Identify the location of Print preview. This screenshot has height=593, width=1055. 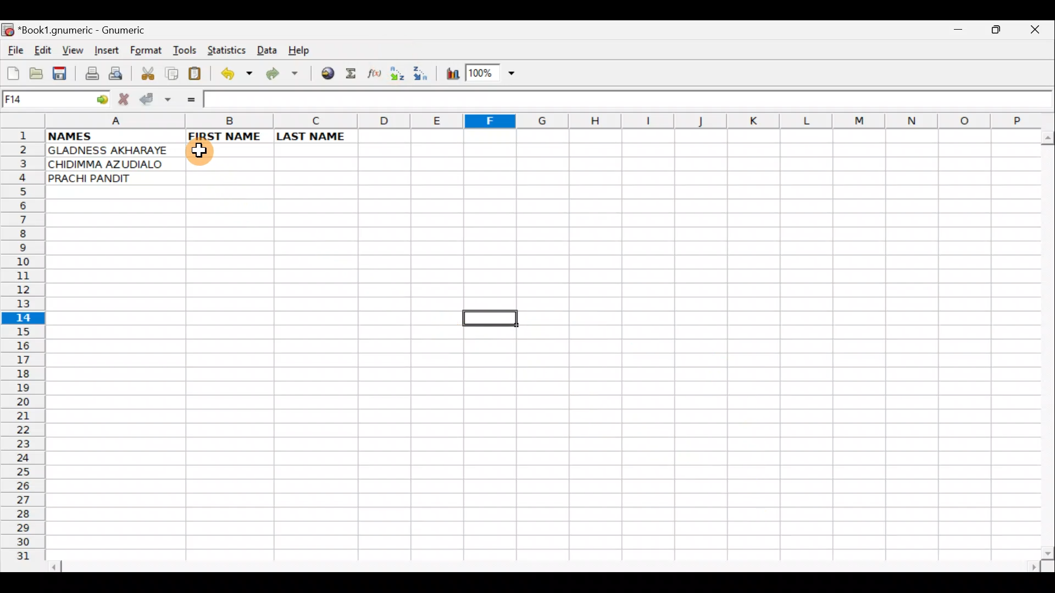
(115, 75).